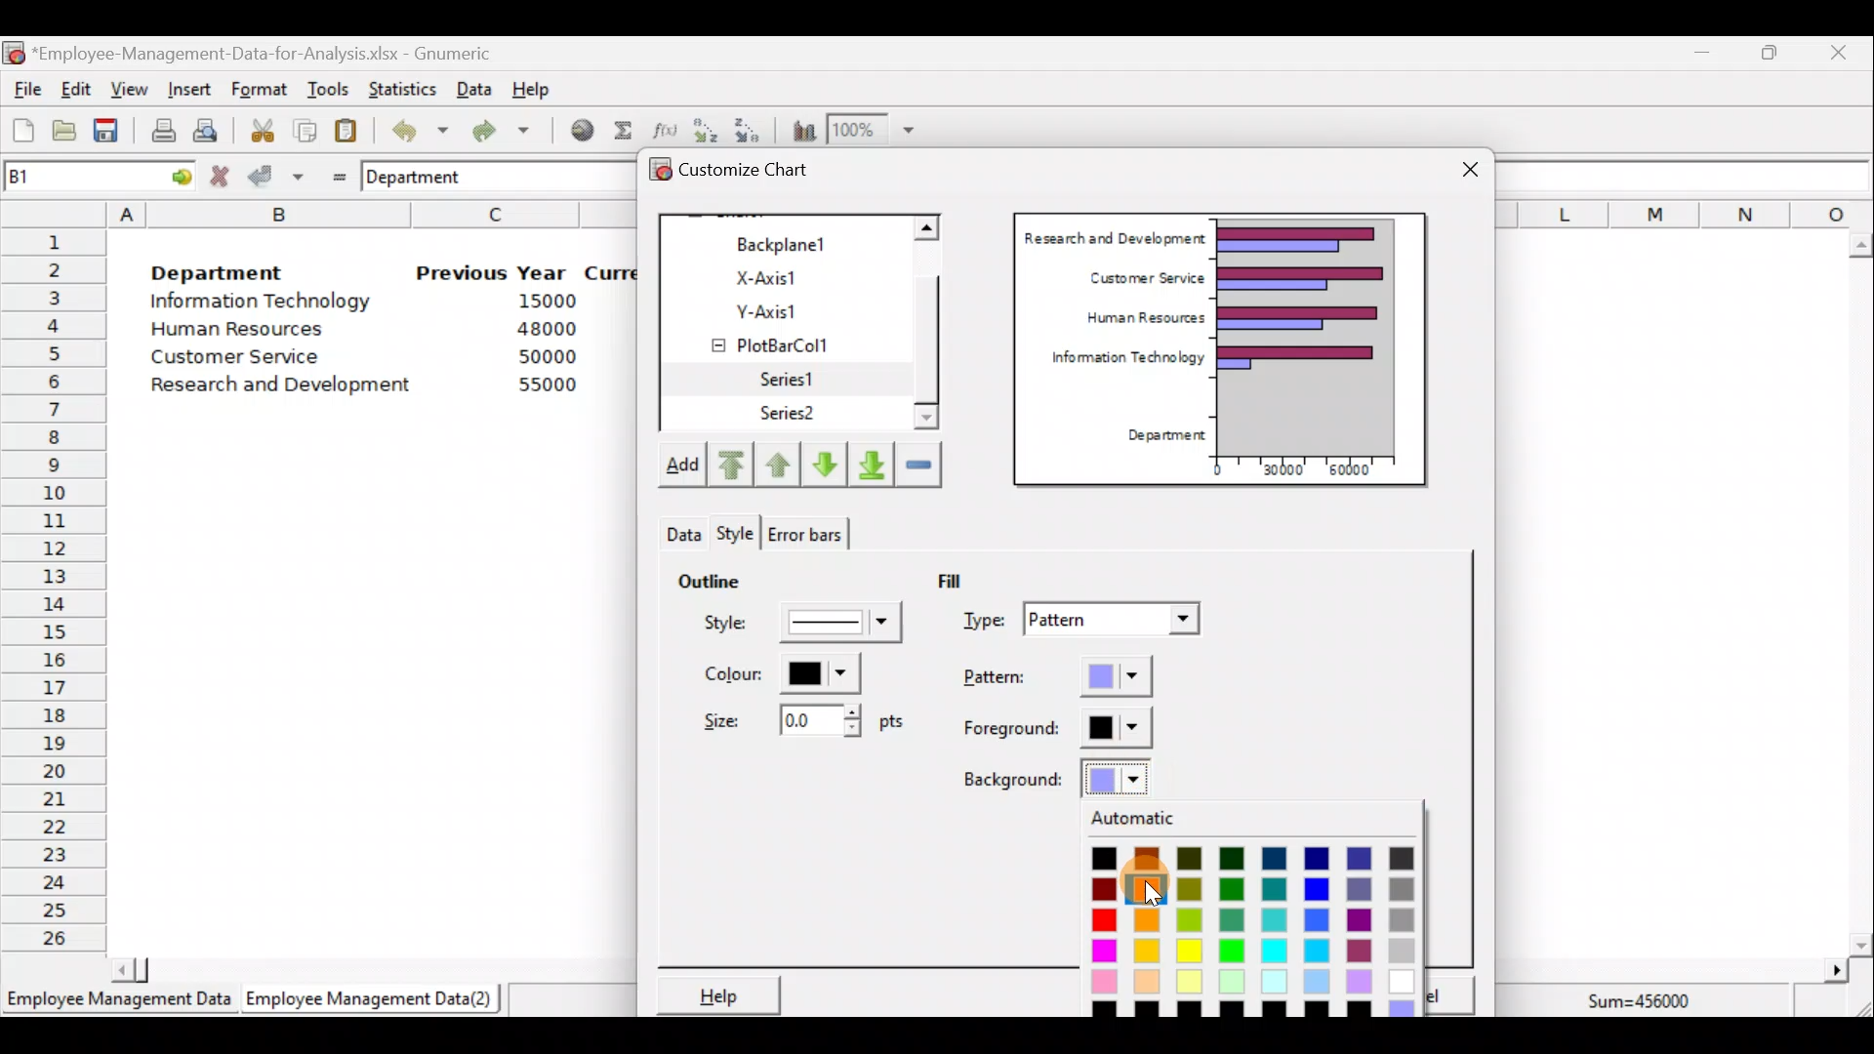 This screenshot has width=1874, height=1054. I want to click on Outline, so click(709, 578).